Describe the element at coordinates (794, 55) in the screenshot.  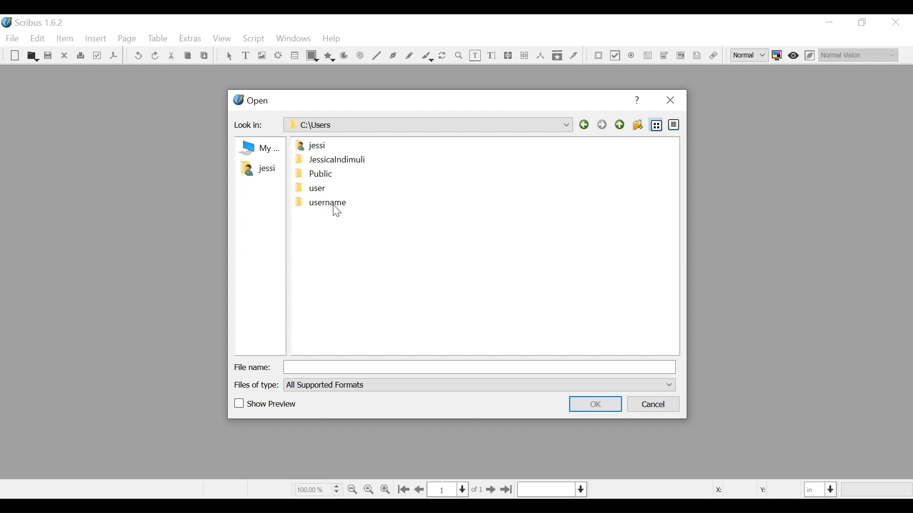
I see `Toggle focus` at that location.